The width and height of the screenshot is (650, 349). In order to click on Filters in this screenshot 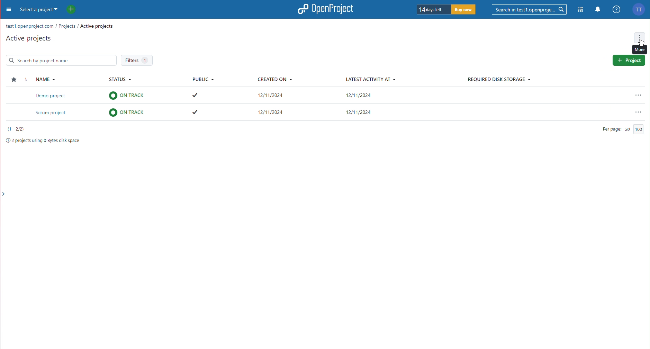, I will do `click(137, 59)`.